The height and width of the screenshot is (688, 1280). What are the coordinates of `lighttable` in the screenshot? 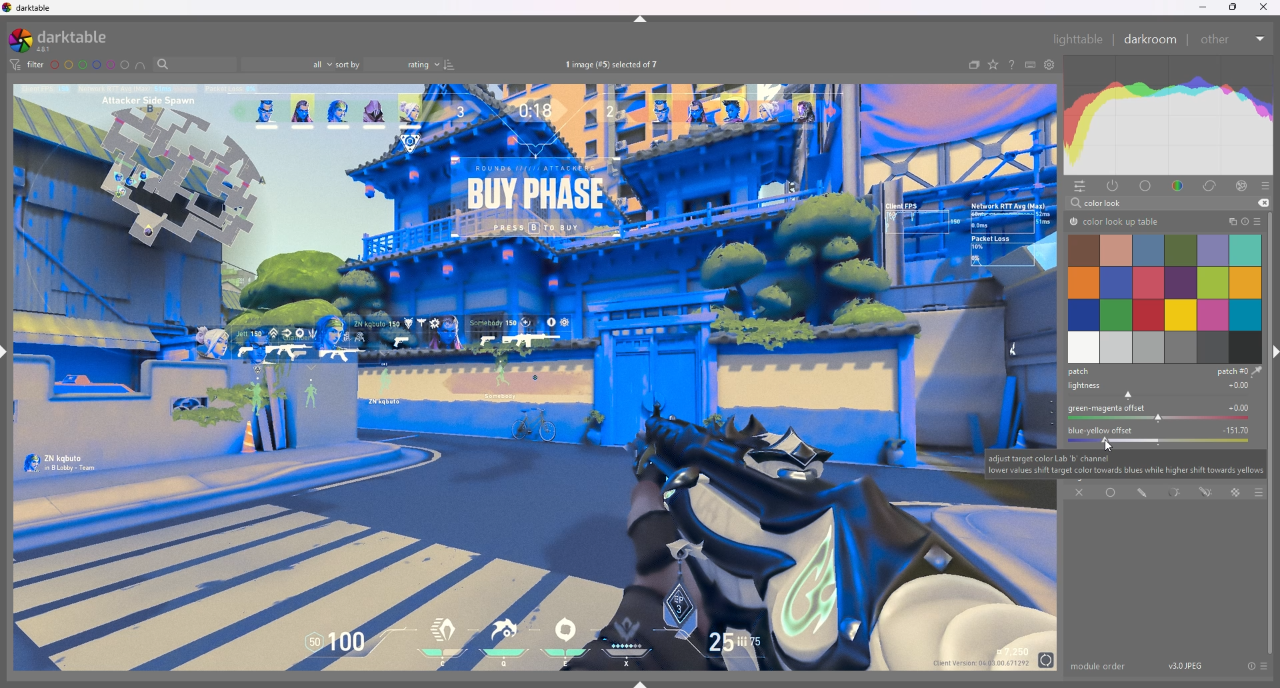 It's located at (1079, 39).